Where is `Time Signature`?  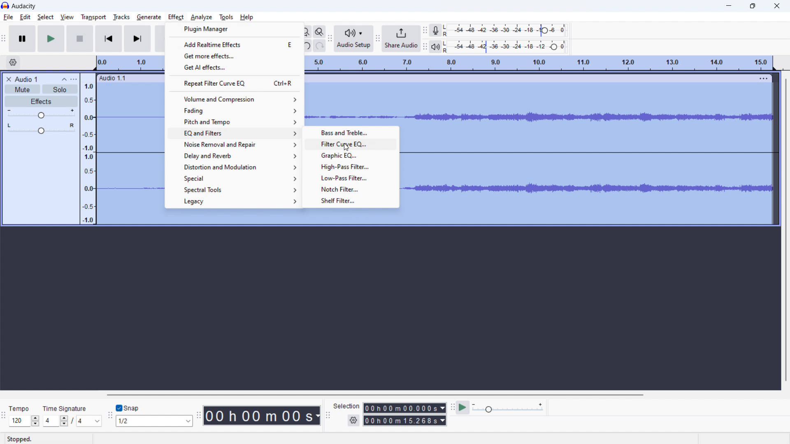
Time Signature is located at coordinates (66, 407).